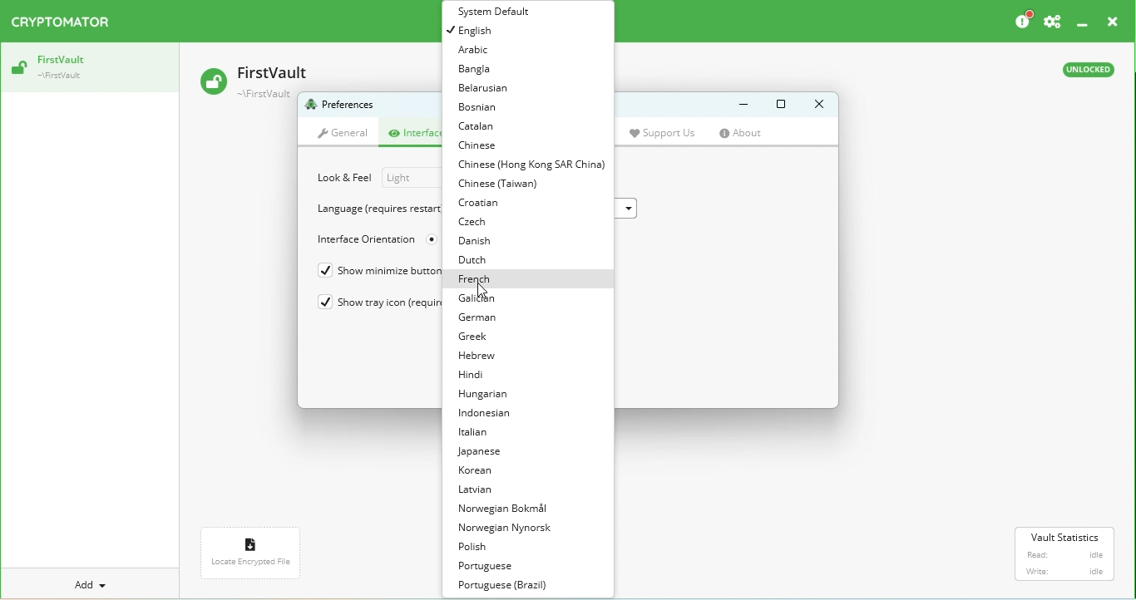 This screenshot has width=1136, height=600. I want to click on Arabic, so click(476, 52).